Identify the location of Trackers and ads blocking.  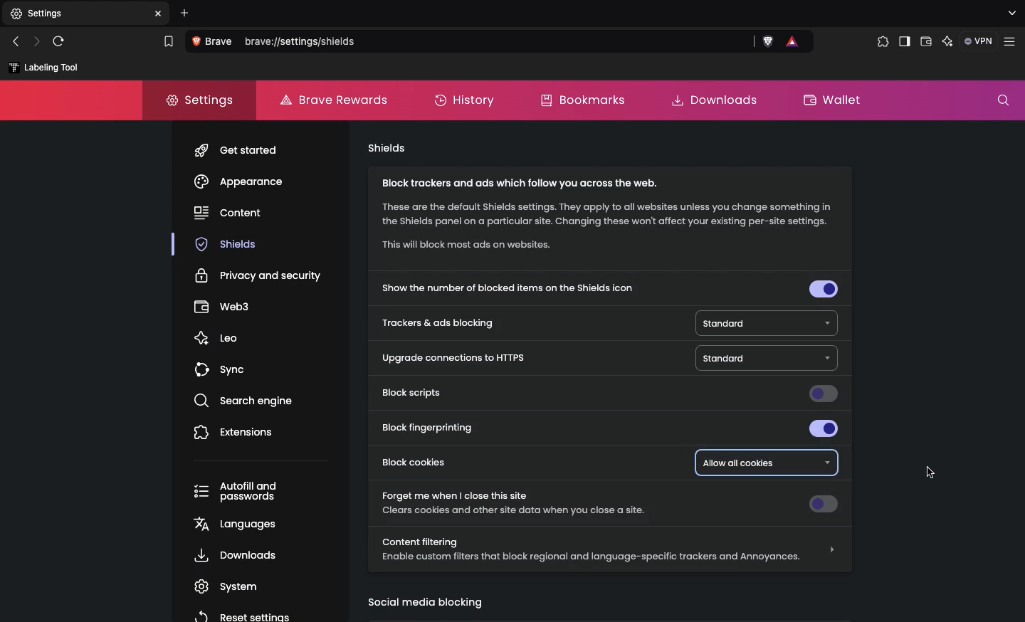
(440, 324).